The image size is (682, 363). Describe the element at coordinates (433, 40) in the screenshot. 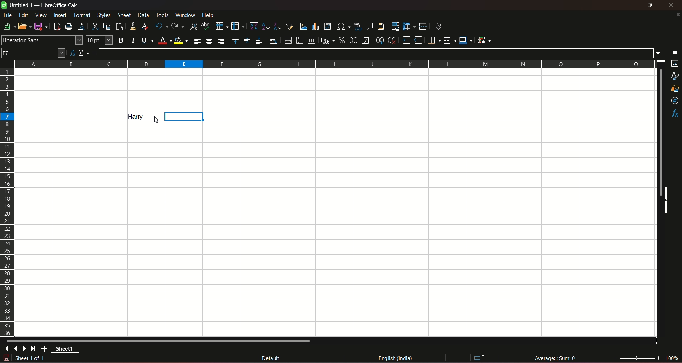

I see `borders` at that location.